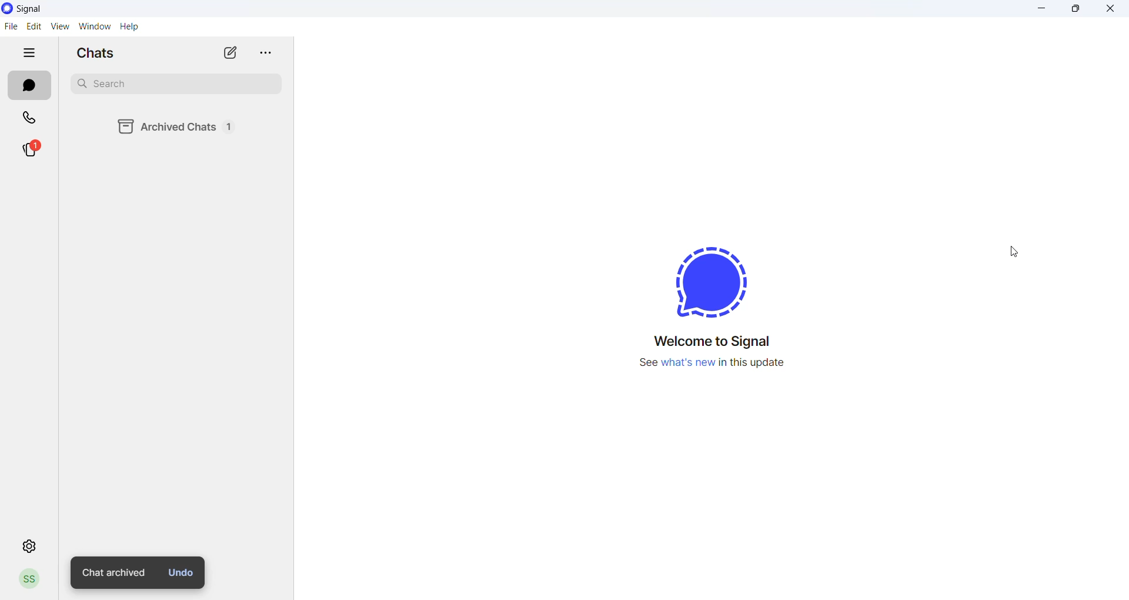 The width and height of the screenshot is (1129, 600). I want to click on maximize, so click(1072, 9).